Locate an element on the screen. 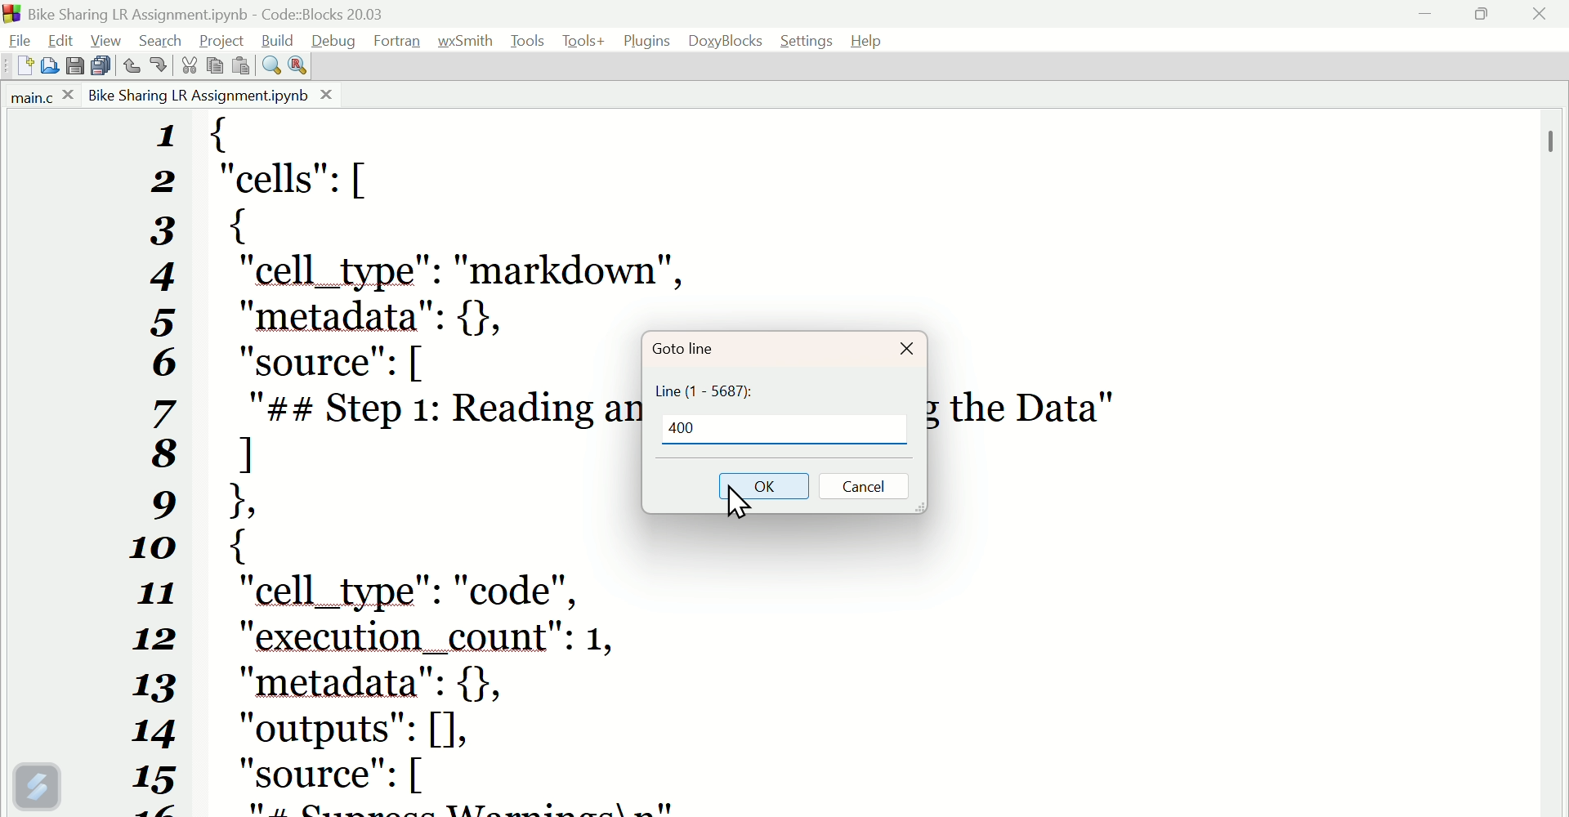 The width and height of the screenshot is (1569, 817). Undo is located at coordinates (132, 65).